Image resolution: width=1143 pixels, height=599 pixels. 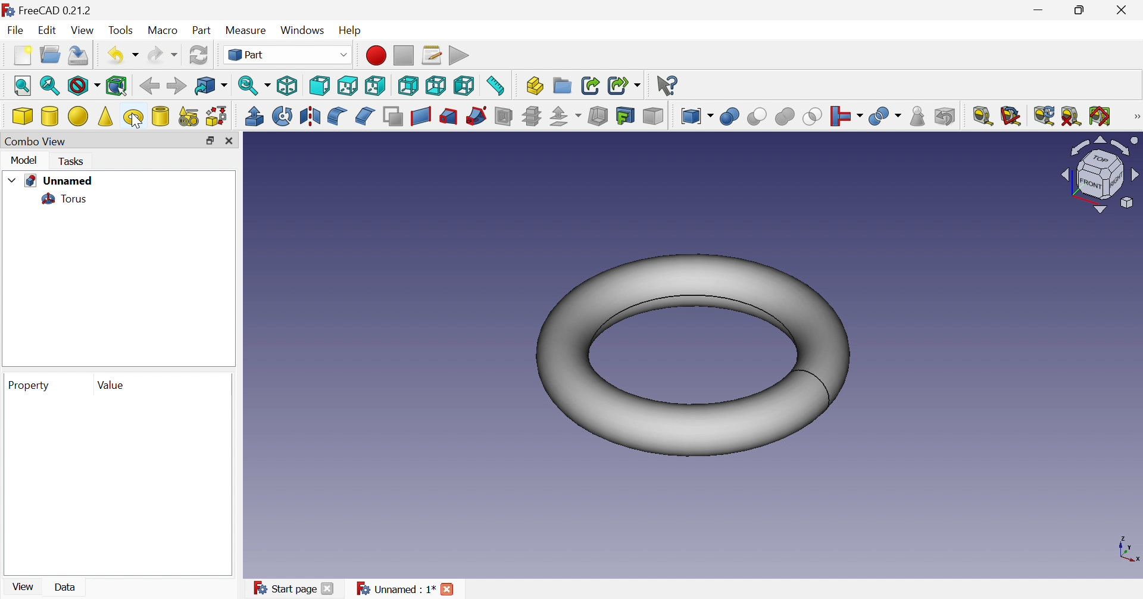 I want to click on Cut, so click(x=758, y=117).